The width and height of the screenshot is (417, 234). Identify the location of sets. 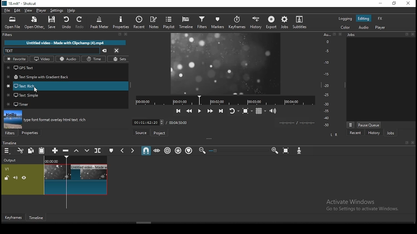
(120, 59).